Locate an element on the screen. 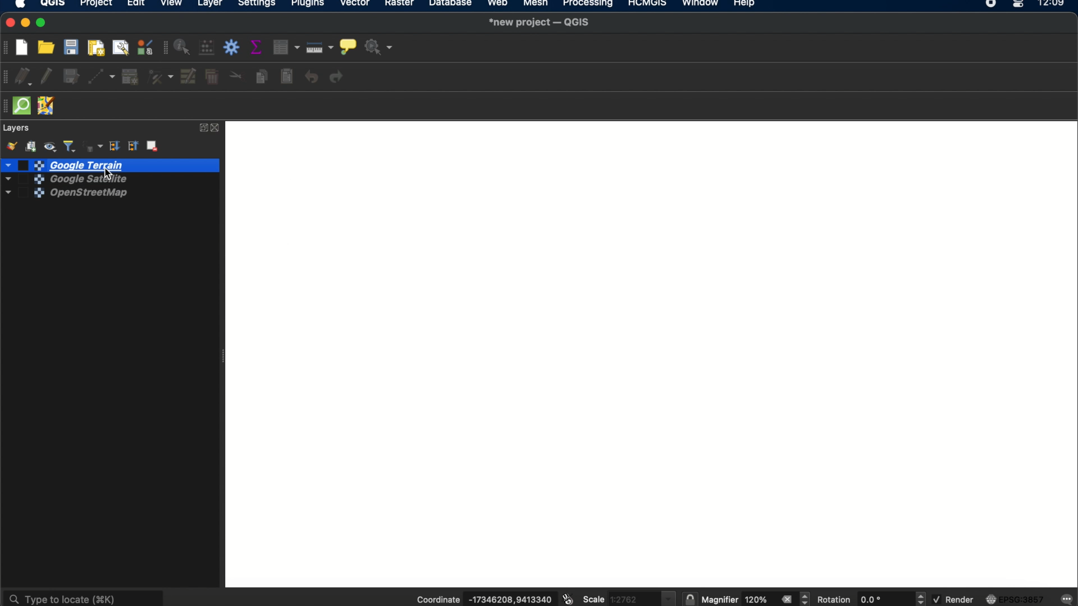 Image resolution: width=1078 pixels, height=606 pixels. google satellite is located at coordinates (63, 180).